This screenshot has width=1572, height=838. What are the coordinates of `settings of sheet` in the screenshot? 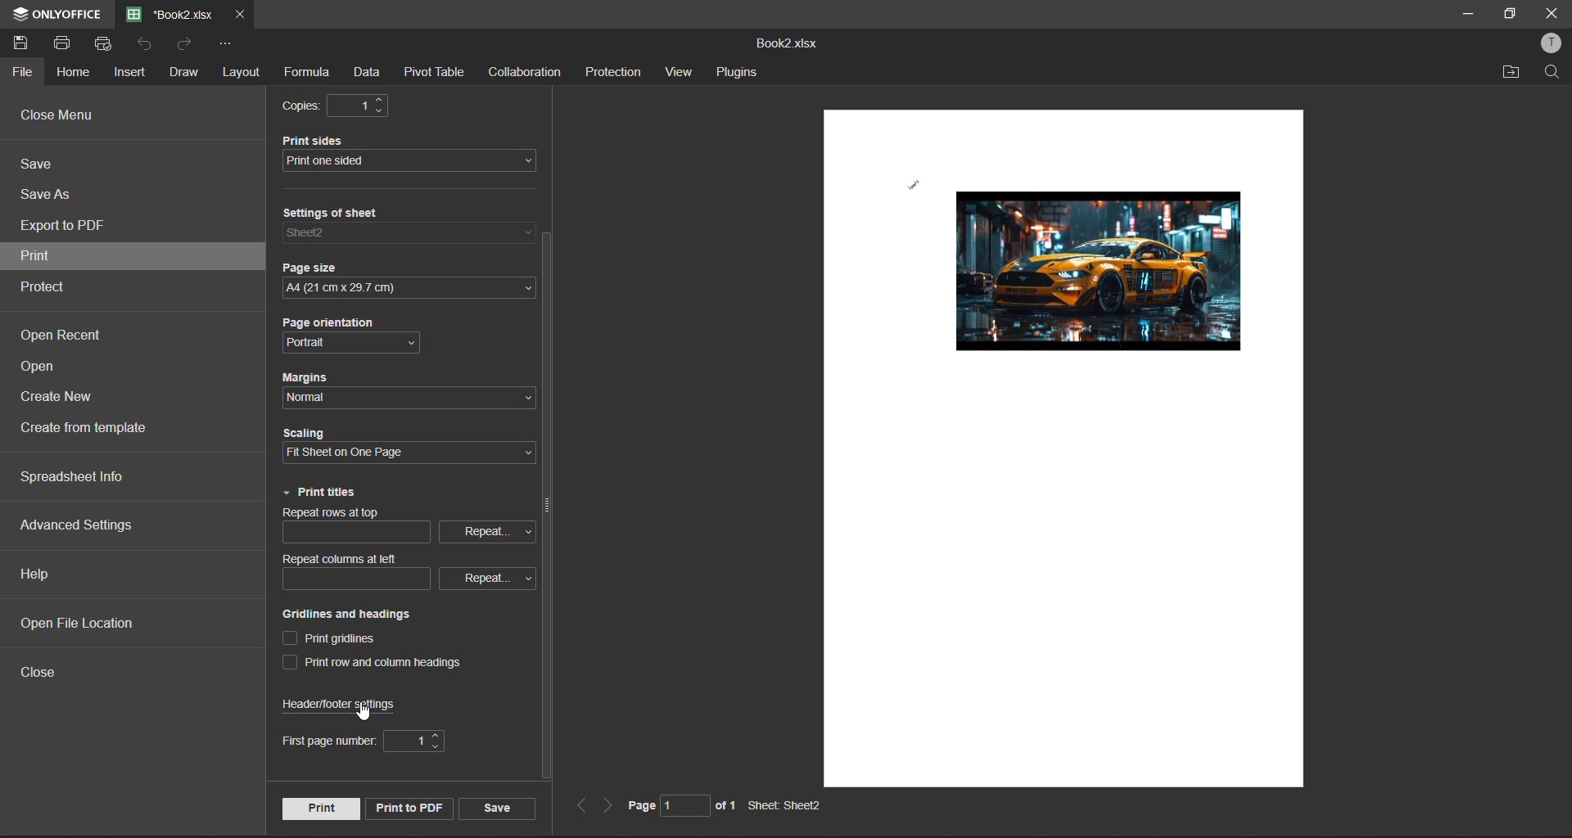 It's located at (401, 228).